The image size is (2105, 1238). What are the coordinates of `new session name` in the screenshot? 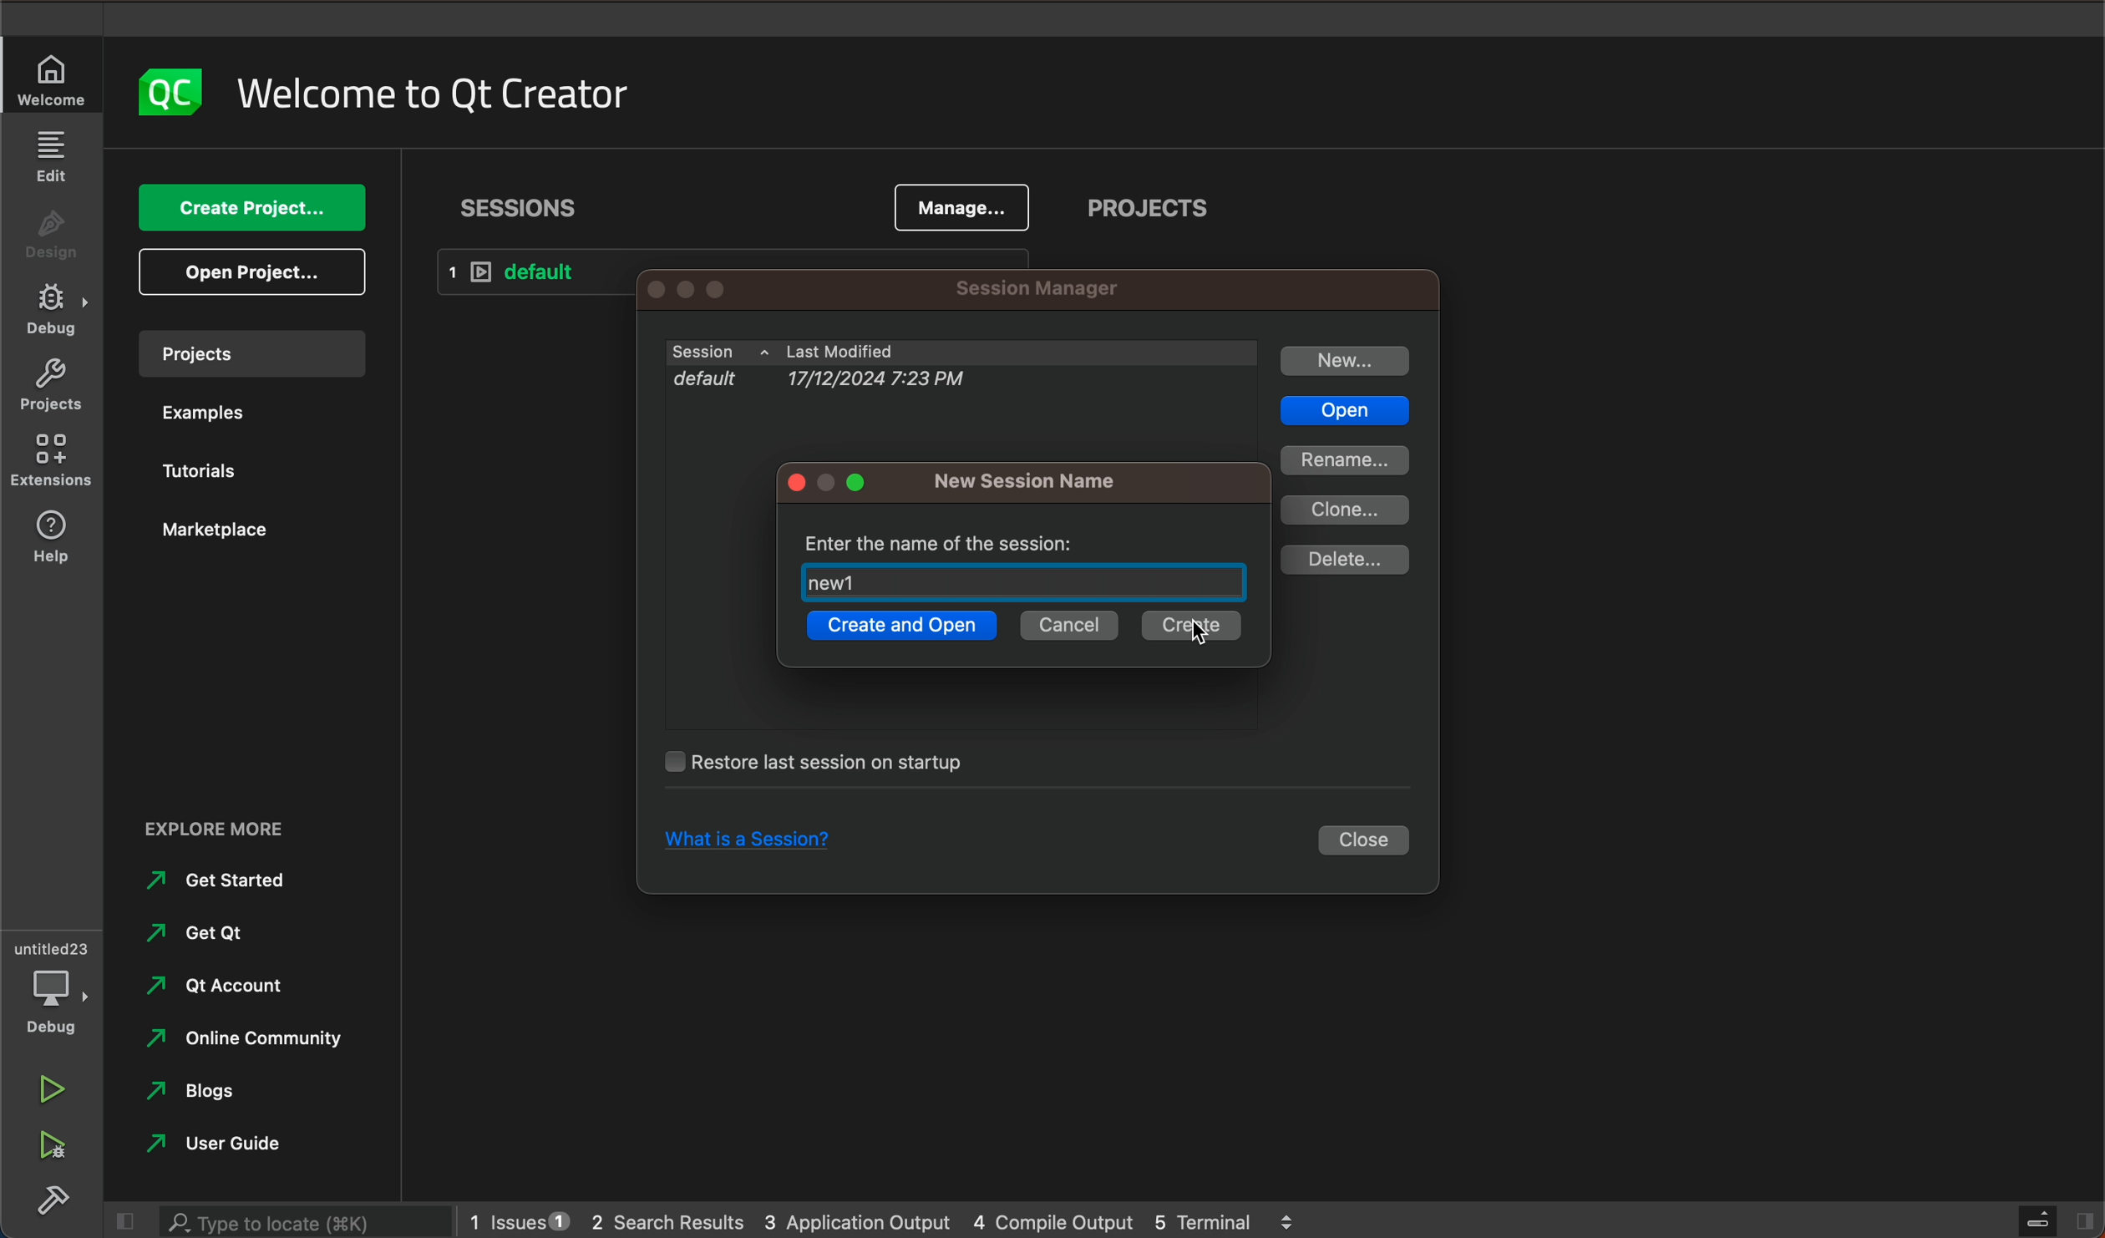 It's located at (1031, 481).